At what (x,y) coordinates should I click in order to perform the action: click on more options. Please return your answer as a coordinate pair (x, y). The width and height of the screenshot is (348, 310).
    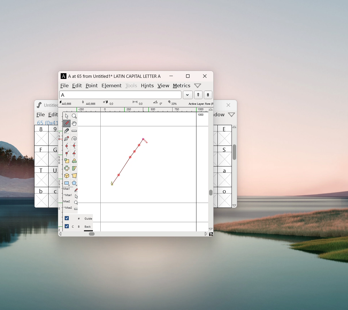
    Looking at the image, I should click on (198, 86).